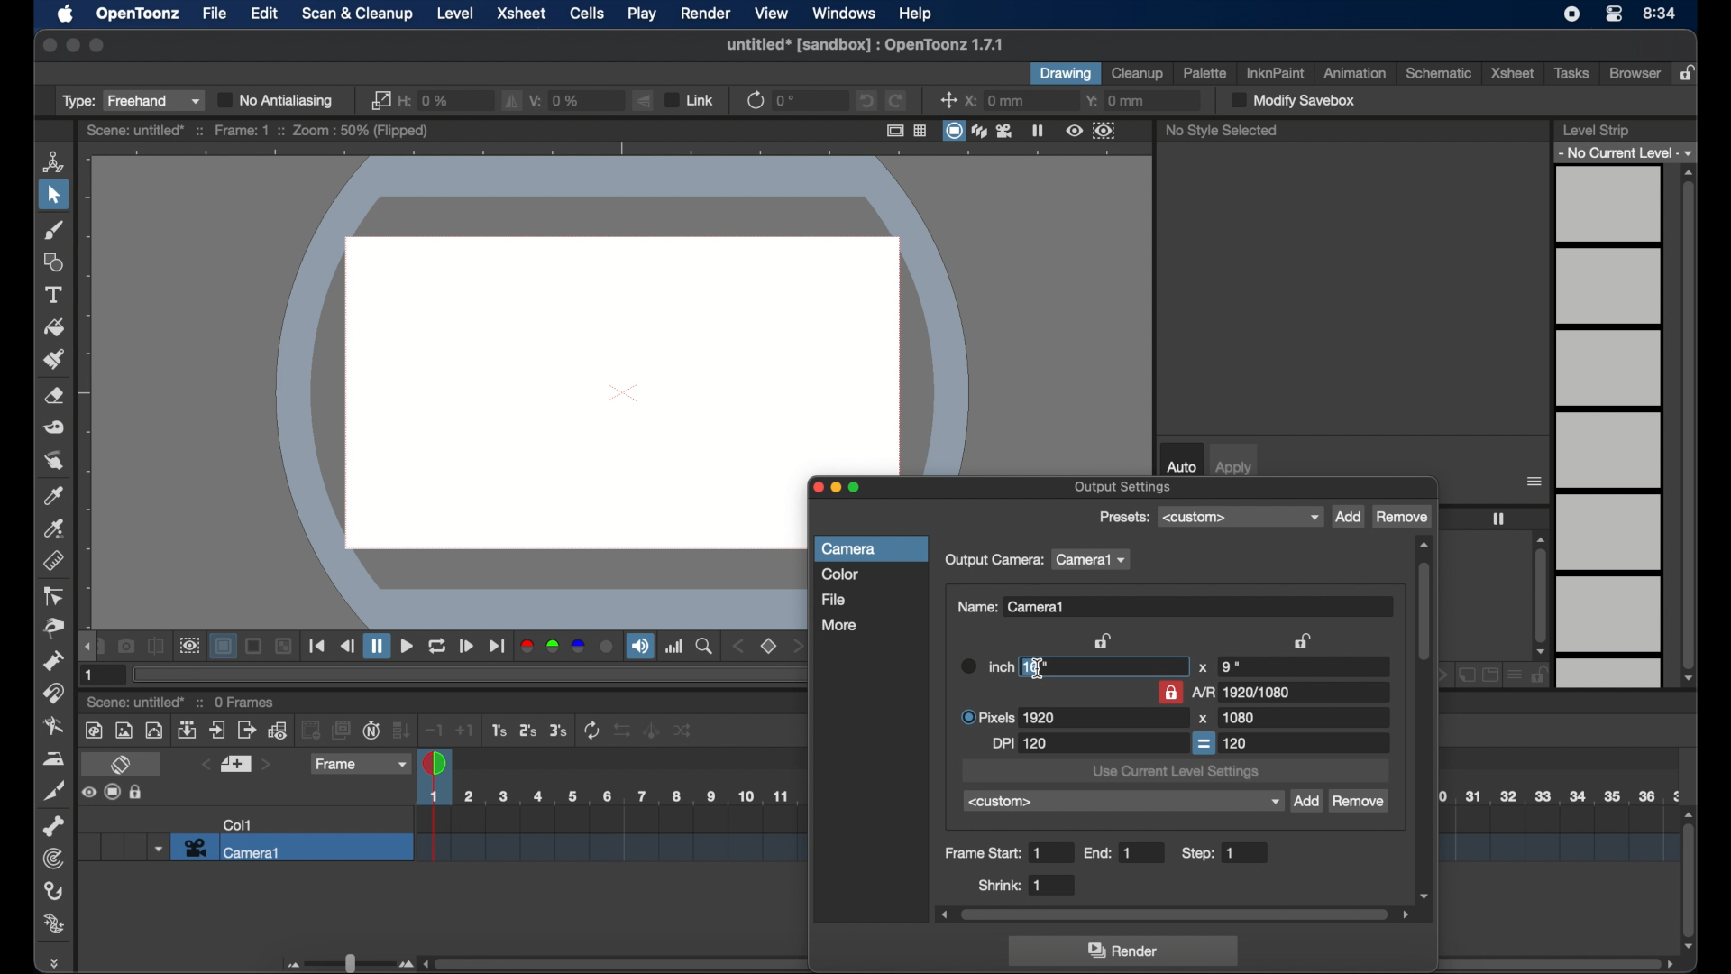 The height and width of the screenshot is (974, 1731). I want to click on 120, so click(1237, 742).